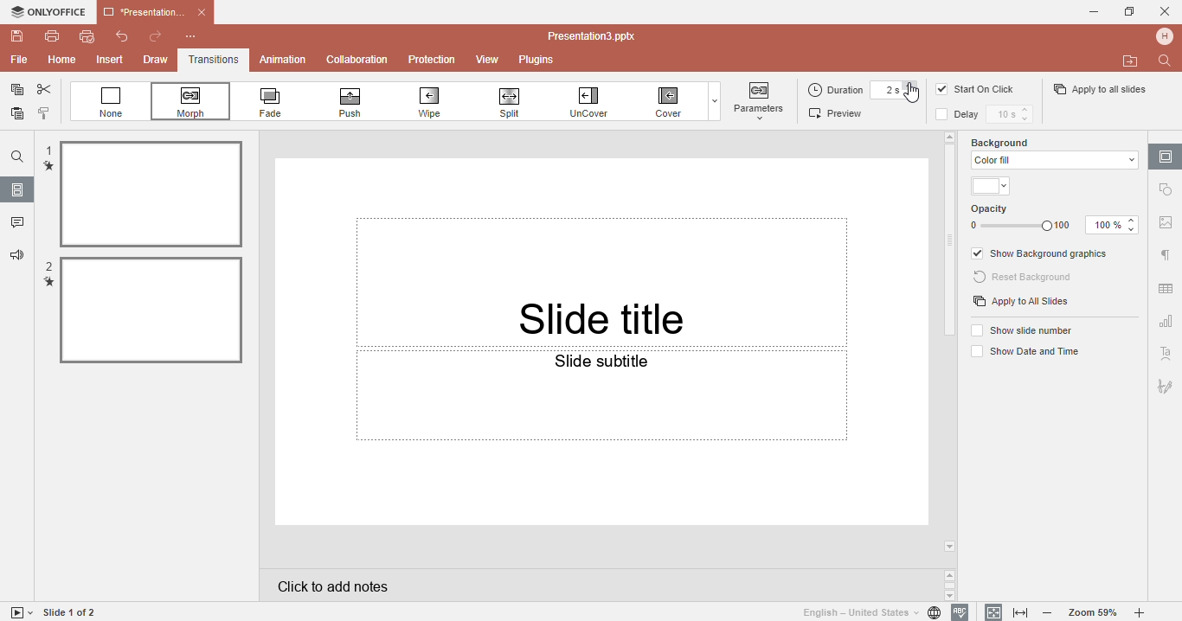 This screenshot has height=621, width=1182. What do you see at coordinates (602, 252) in the screenshot?
I see `slide title` at bounding box center [602, 252].